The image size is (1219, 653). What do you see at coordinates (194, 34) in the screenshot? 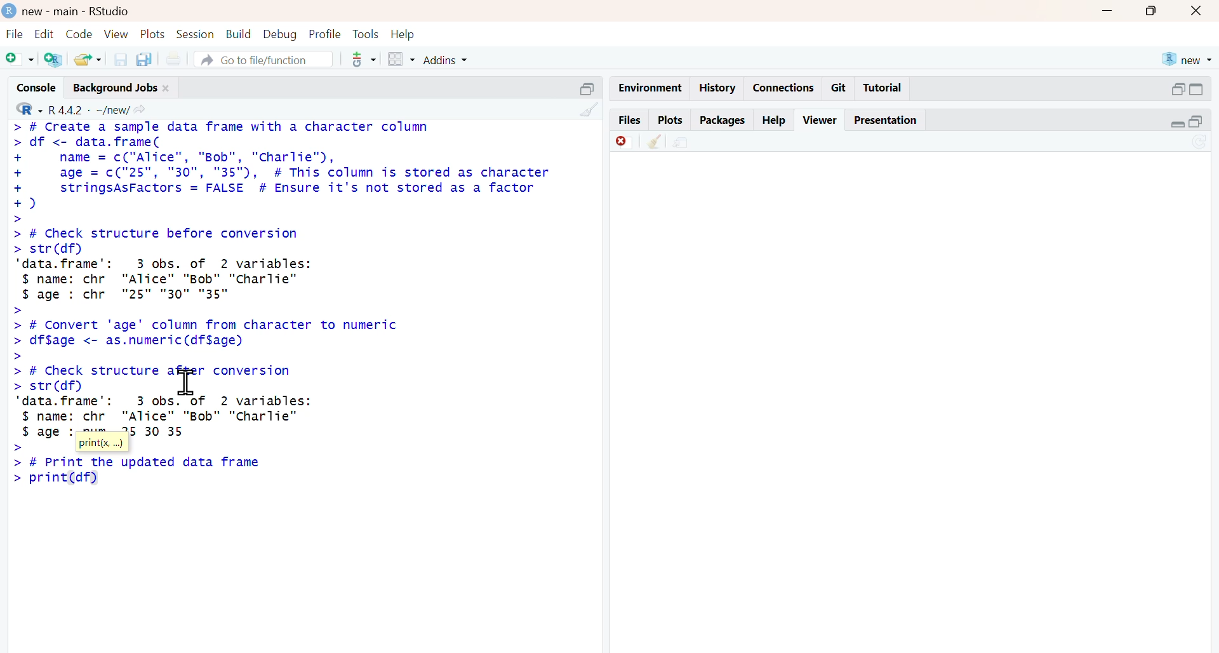
I see `session` at bounding box center [194, 34].